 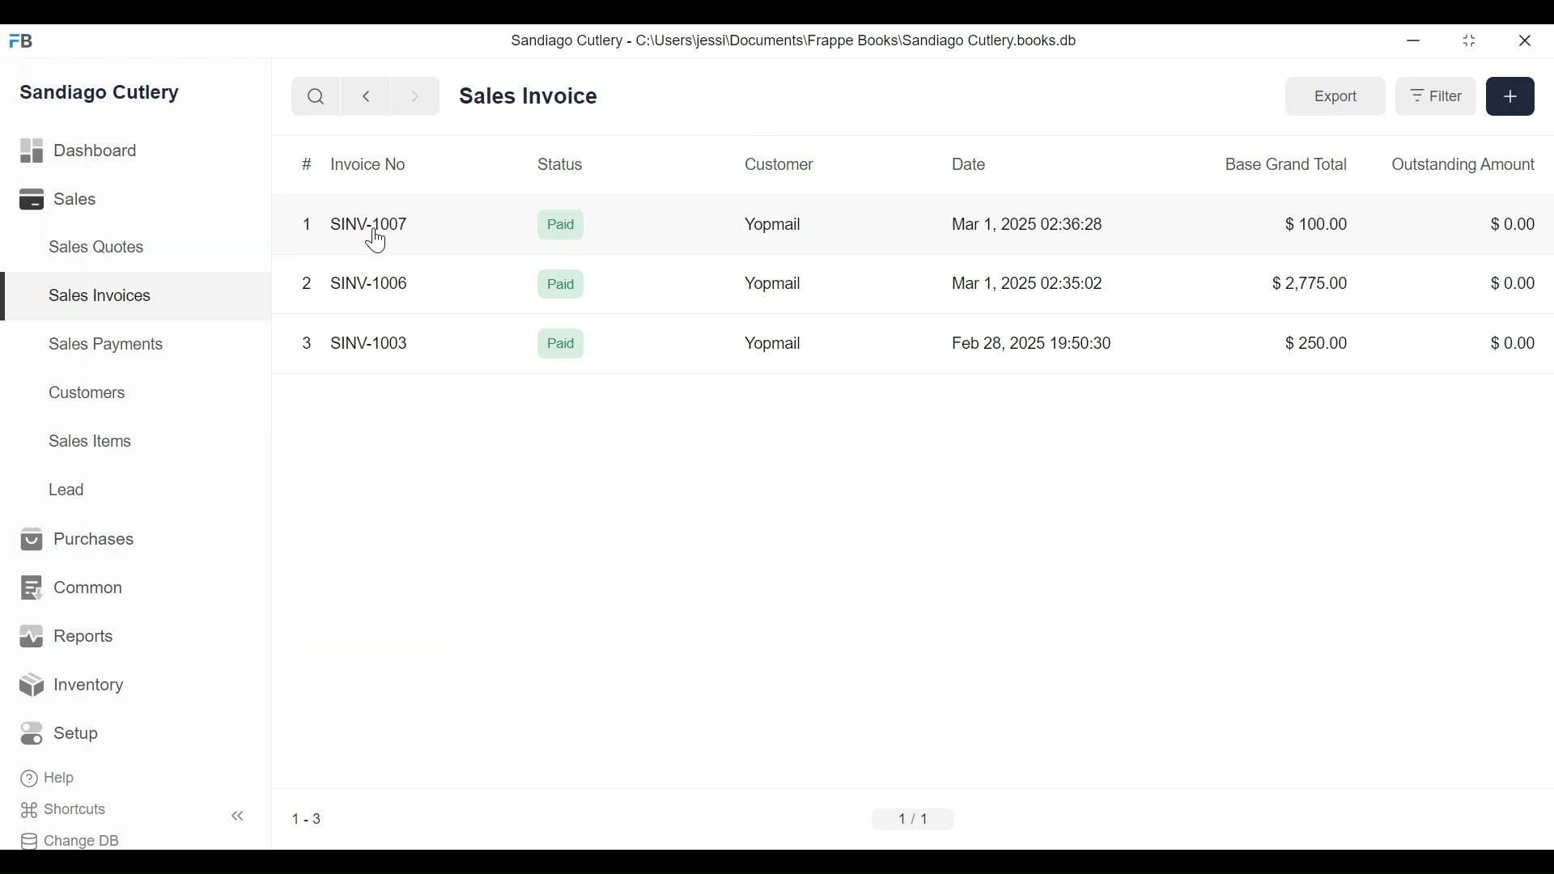 I want to click on Outstanding amount, so click(x=1463, y=165).